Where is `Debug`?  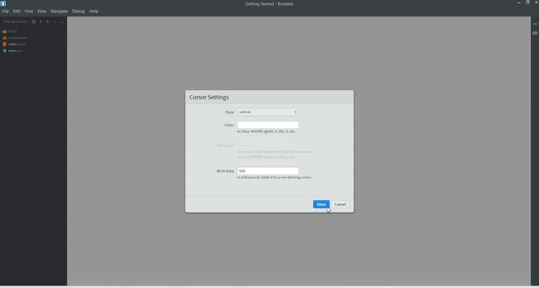 Debug is located at coordinates (78, 11).